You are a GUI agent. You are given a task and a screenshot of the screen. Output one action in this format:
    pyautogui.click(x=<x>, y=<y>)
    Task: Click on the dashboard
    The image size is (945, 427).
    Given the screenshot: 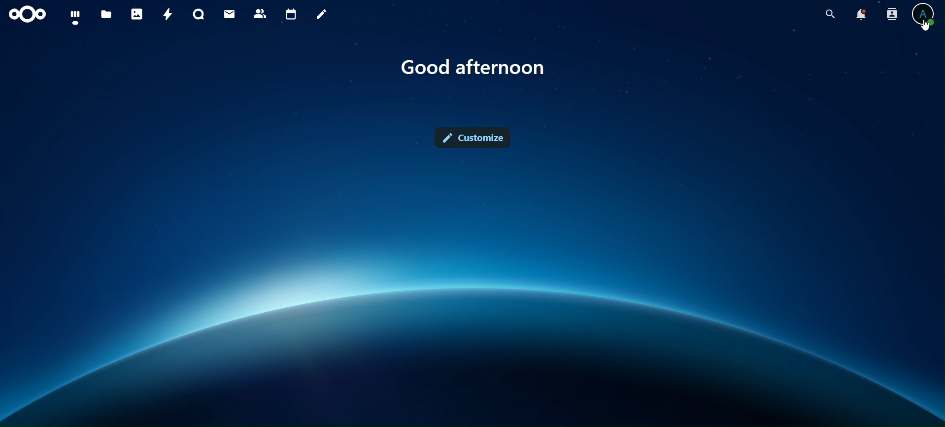 What is the action you would take?
    pyautogui.click(x=75, y=16)
    